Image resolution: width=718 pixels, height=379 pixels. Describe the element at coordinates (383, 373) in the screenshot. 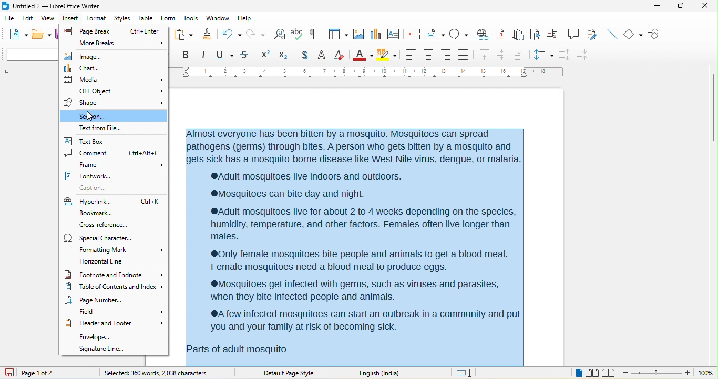

I see `text language` at that location.